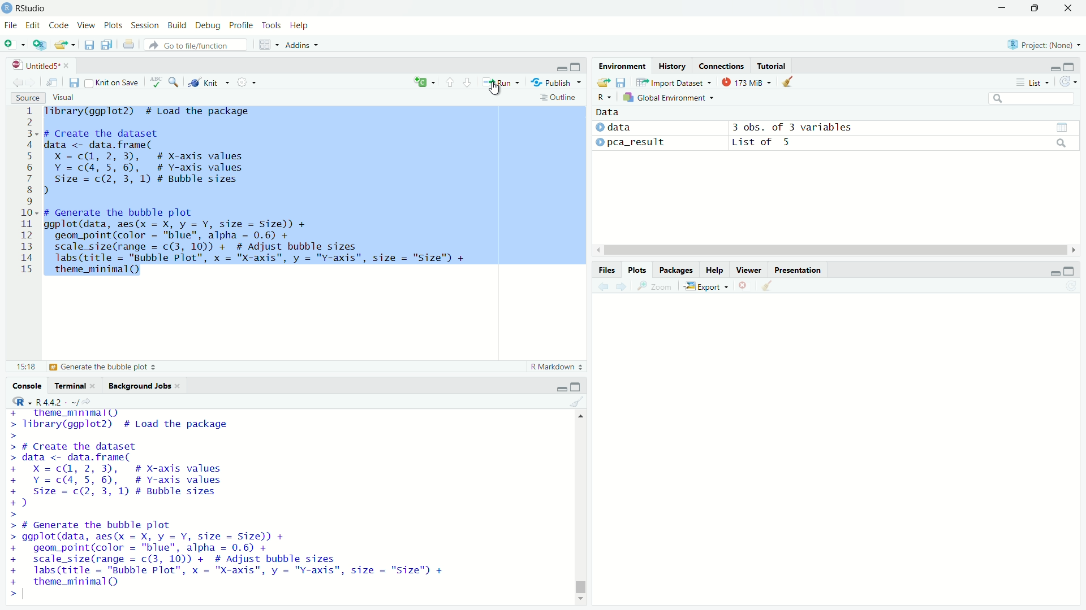 The image size is (1086, 610). Describe the element at coordinates (266, 45) in the screenshot. I see `workspace panes` at that location.